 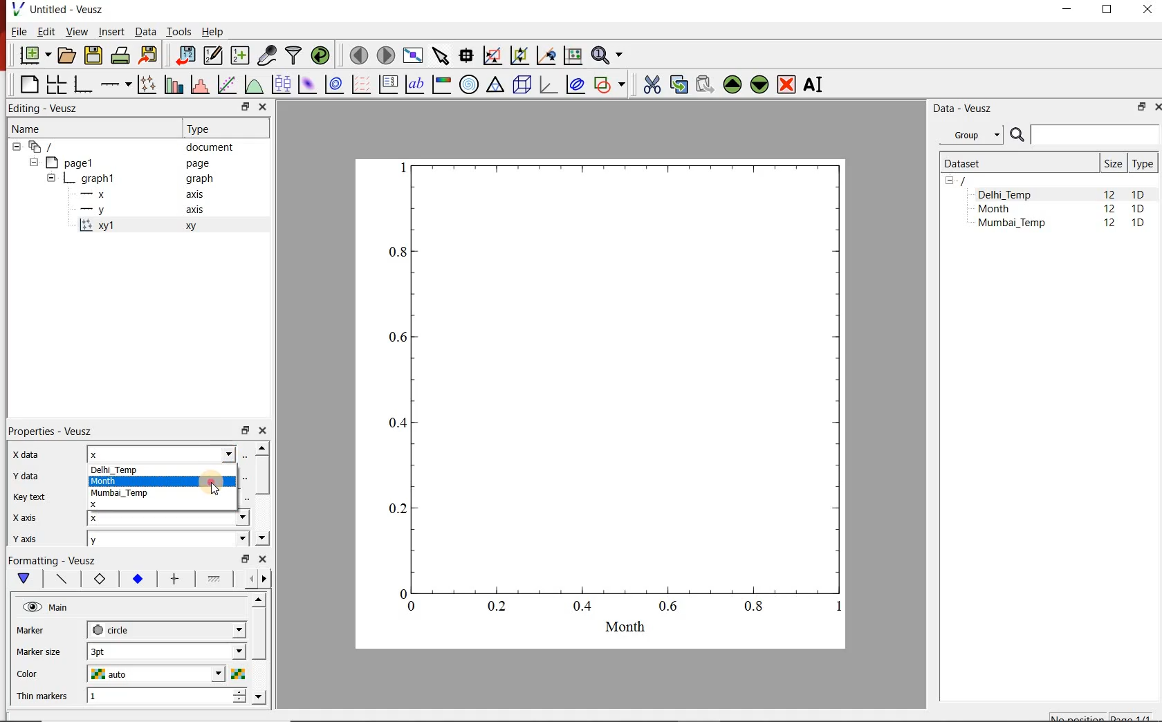 I want to click on Minor ticks, so click(x=215, y=579).